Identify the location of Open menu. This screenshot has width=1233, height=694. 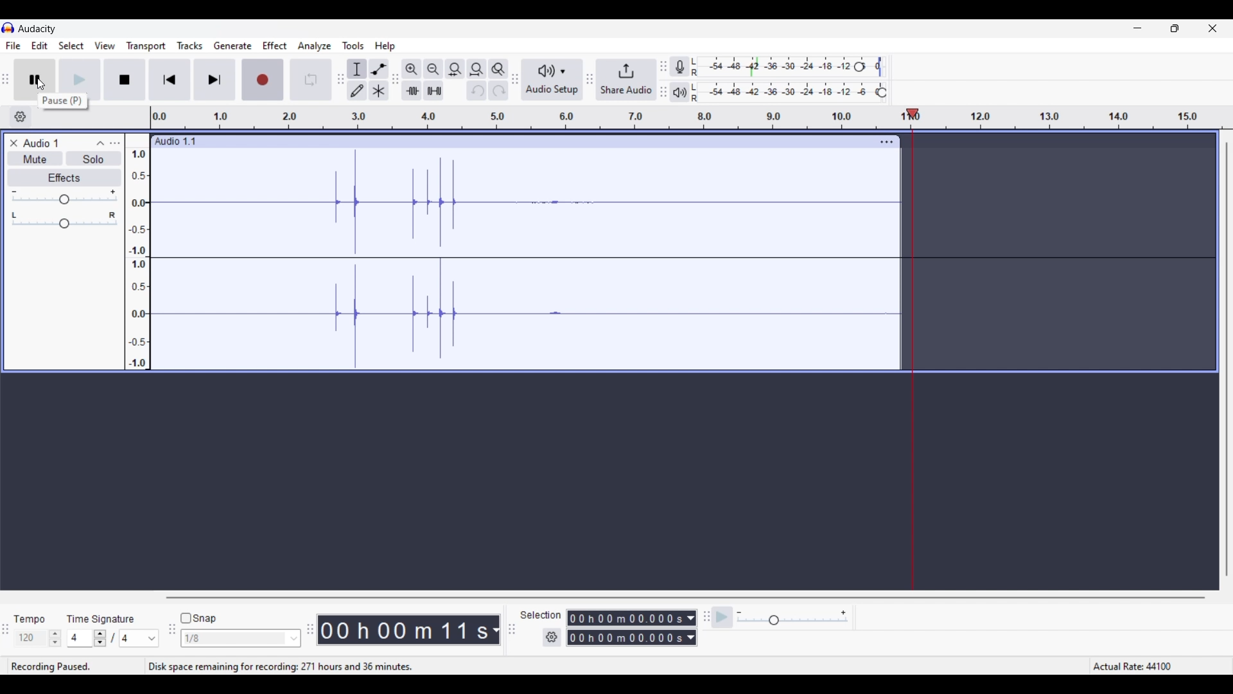
(114, 143).